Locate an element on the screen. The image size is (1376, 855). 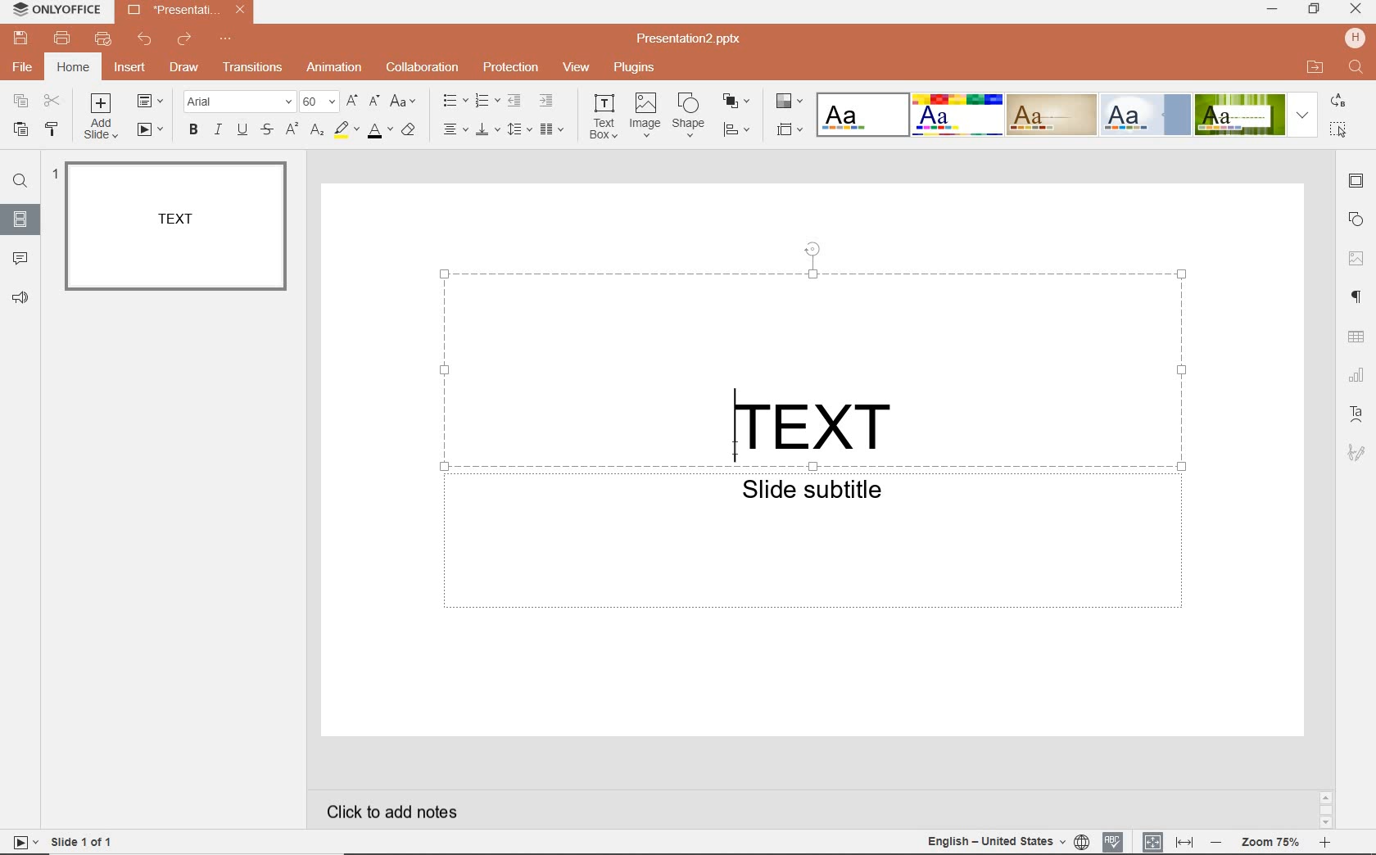
START SLIDESHOW is located at coordinates (150, 131).